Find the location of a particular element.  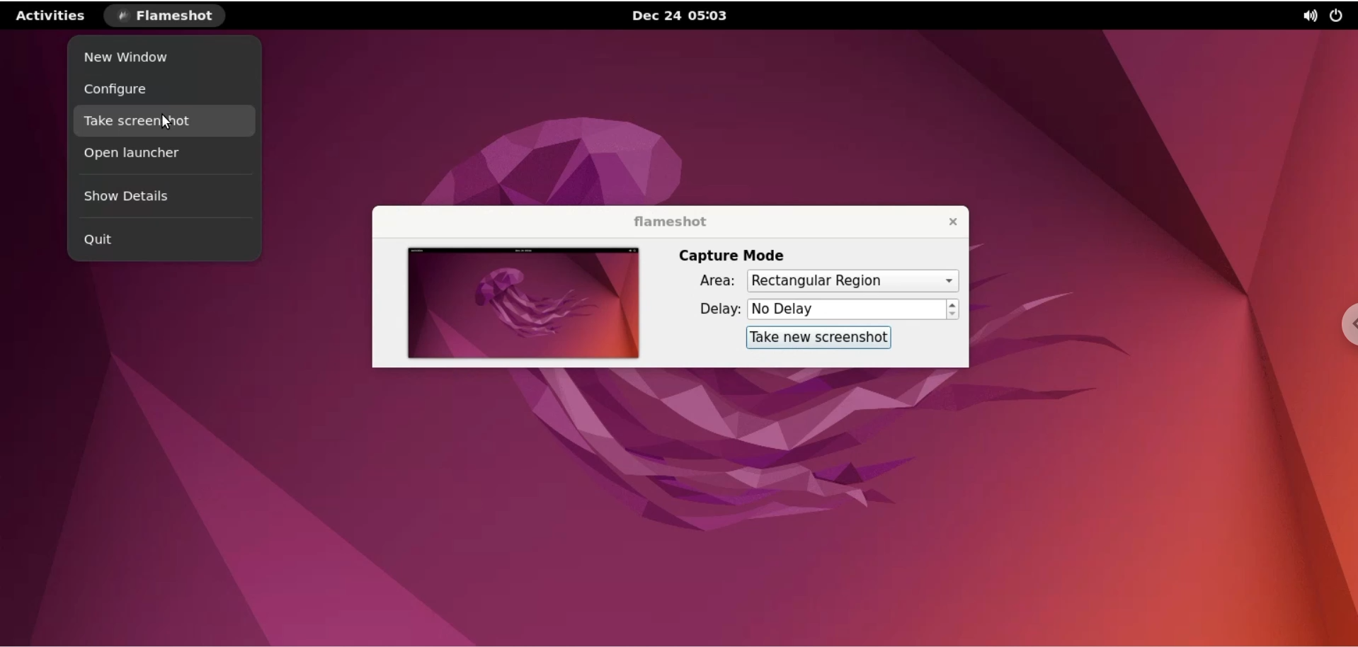

take new screenshot is located at coordinates (816, 338).